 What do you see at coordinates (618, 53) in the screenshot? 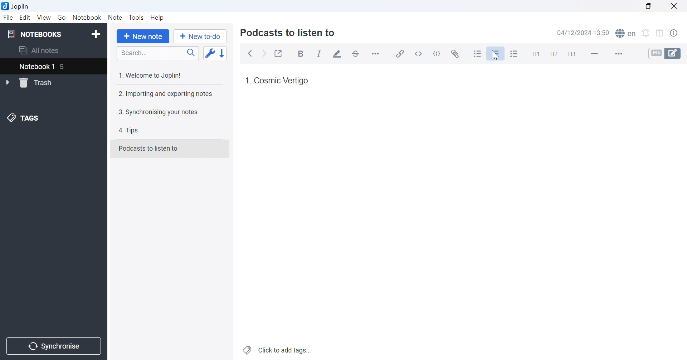
I see `More` at bounding box center [618, 53].